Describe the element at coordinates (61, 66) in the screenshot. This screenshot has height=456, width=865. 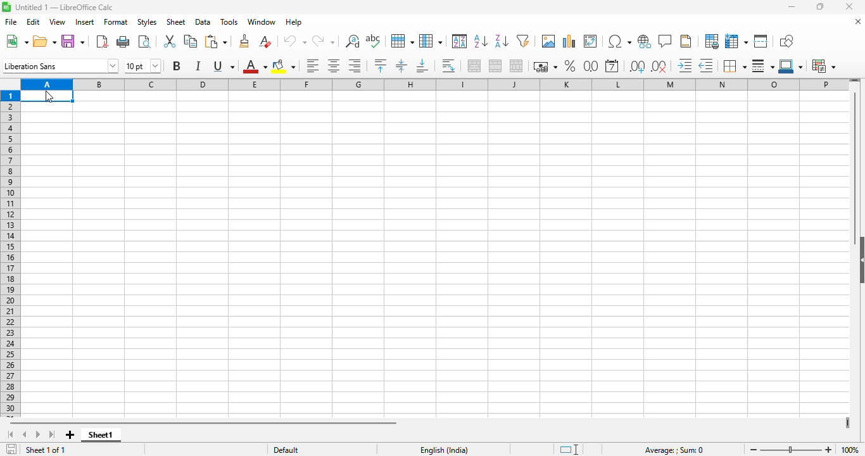
I see `font name` at that location.